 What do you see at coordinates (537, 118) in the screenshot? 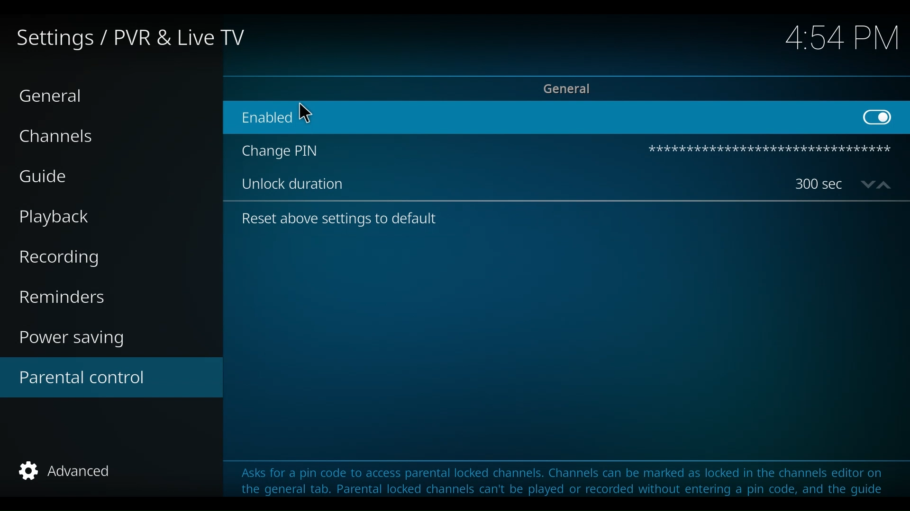
I see `Enabled` at bounding box center [537, 118].